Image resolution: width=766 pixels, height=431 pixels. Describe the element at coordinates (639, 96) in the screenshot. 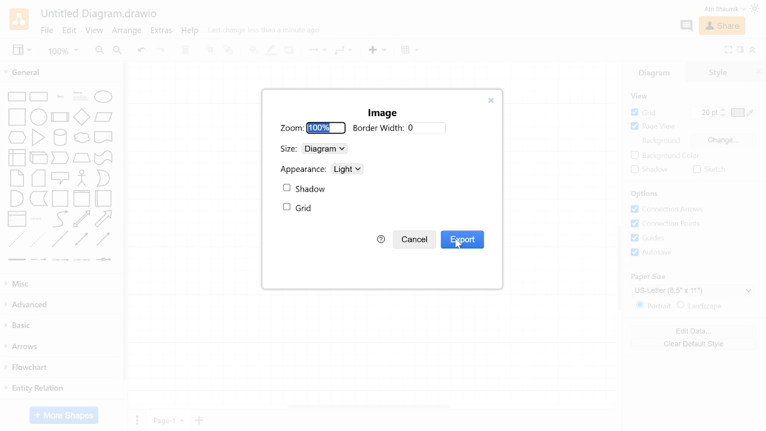

I see `view` at that location.